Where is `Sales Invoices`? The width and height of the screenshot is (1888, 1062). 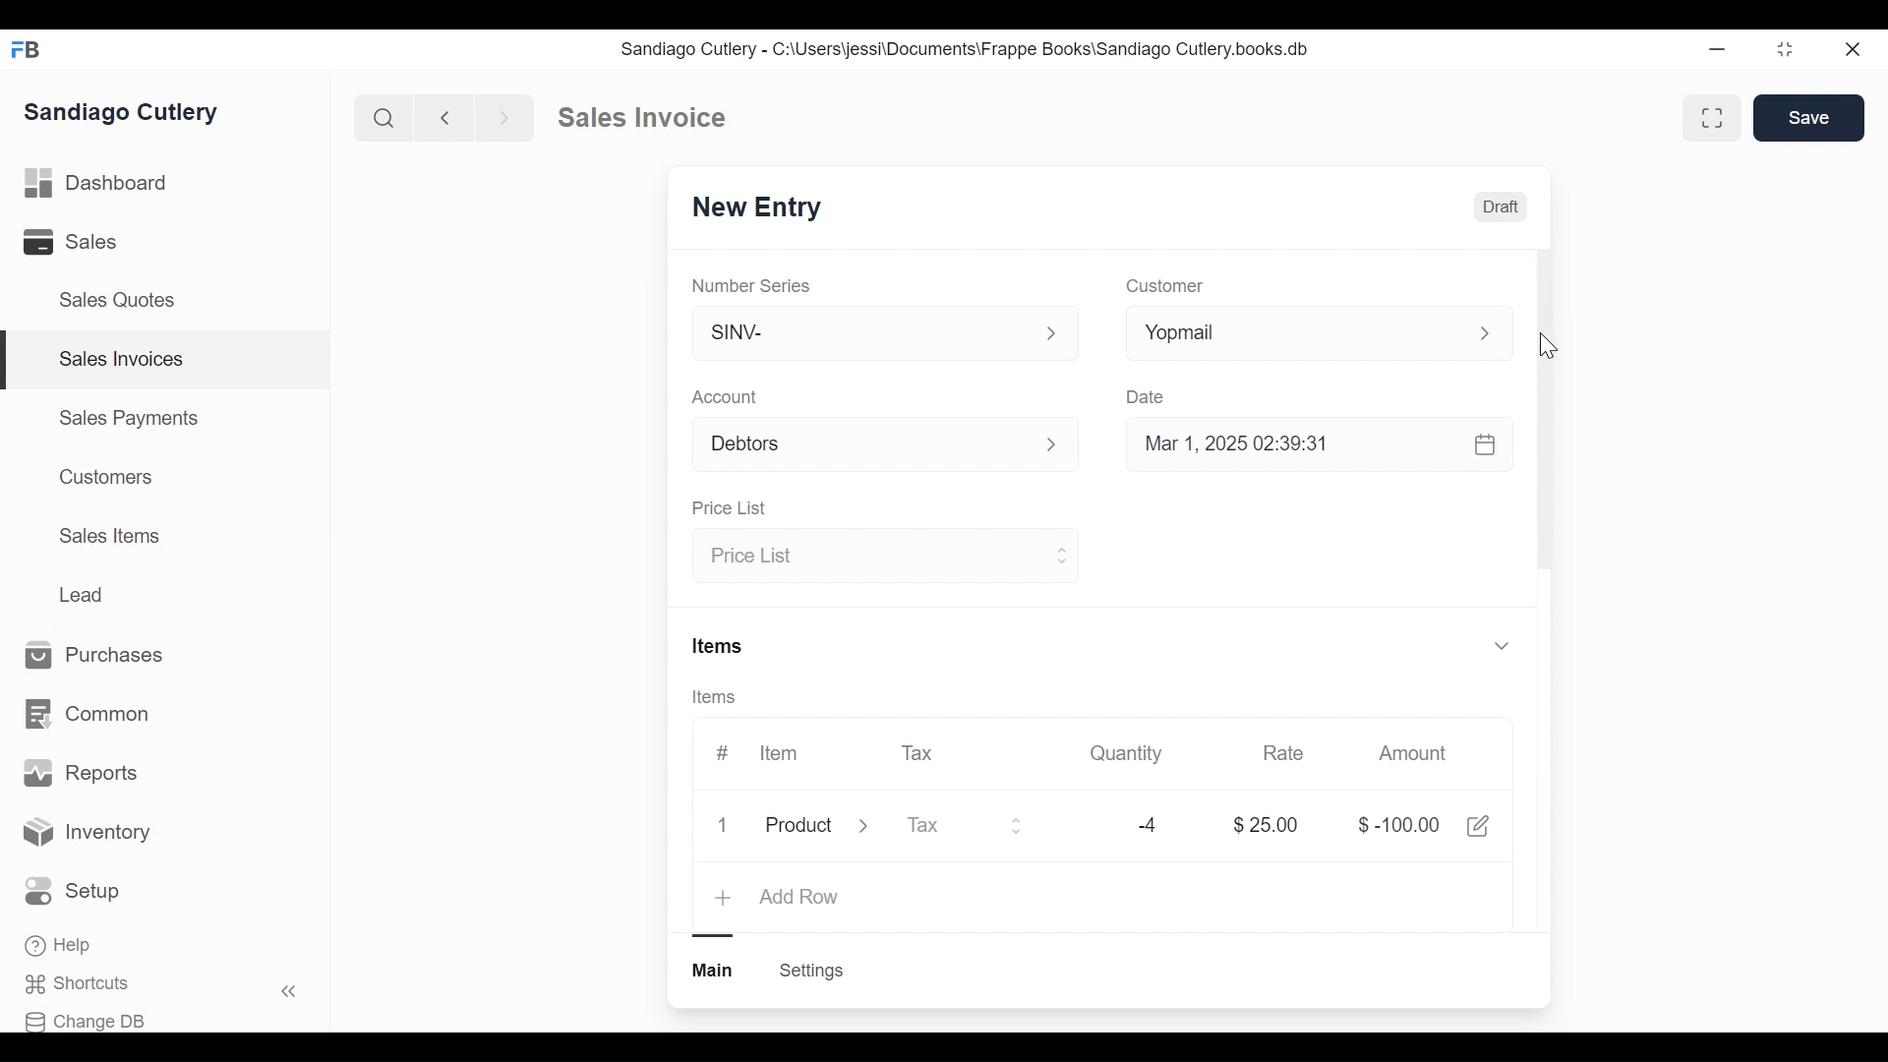 Sales Invoices is located at coordinates (123, 359).